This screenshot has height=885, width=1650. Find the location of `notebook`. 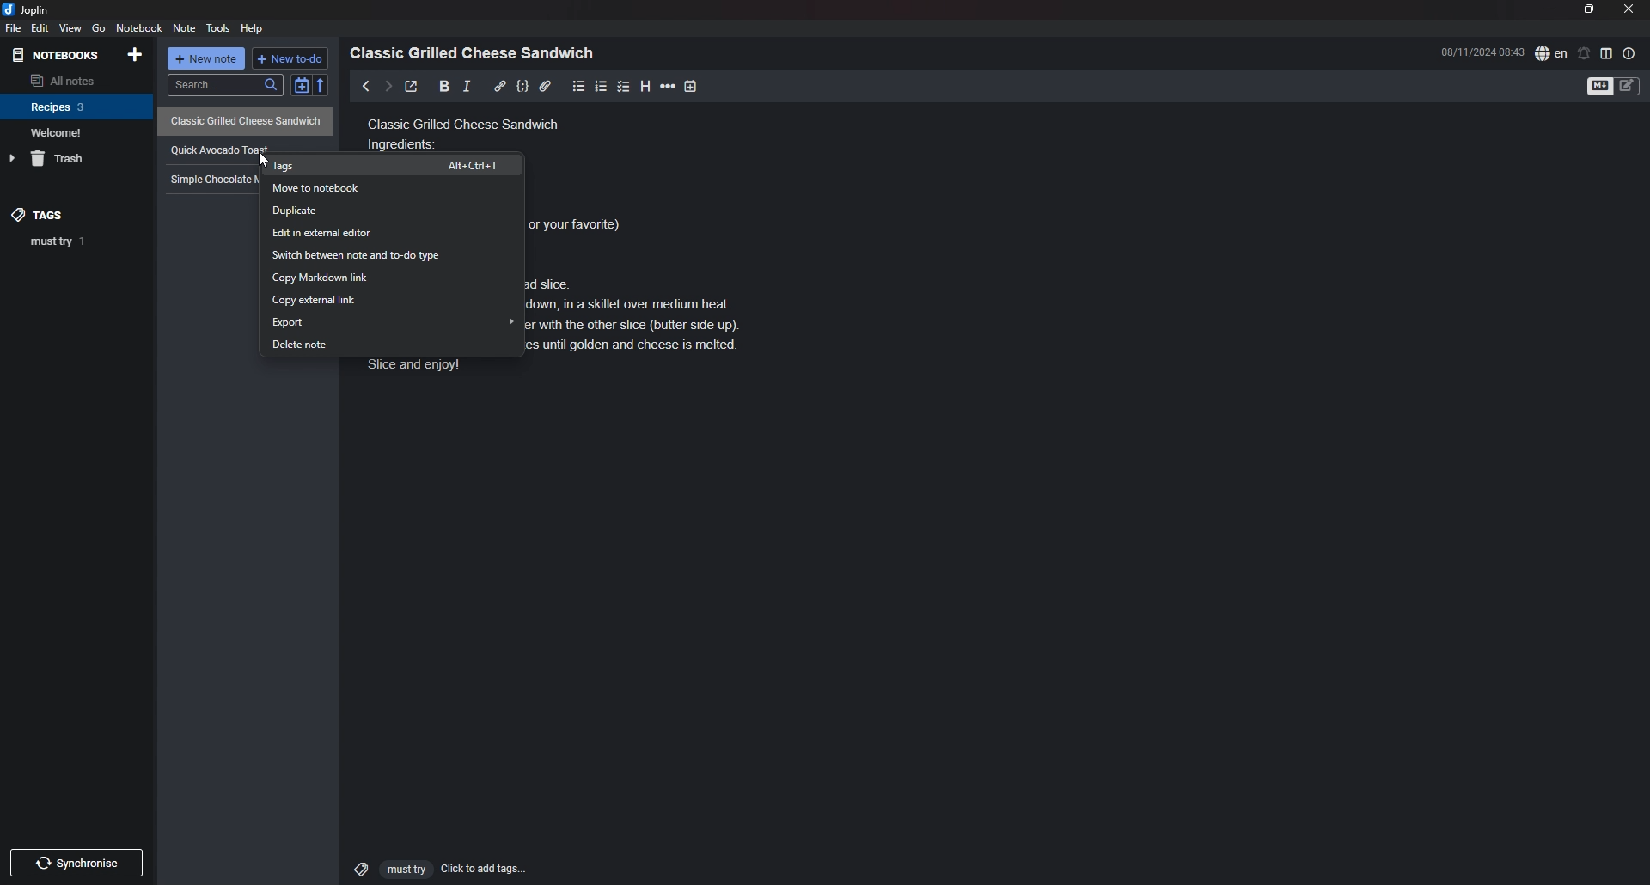

notebook is located at coordinates (77, 106).